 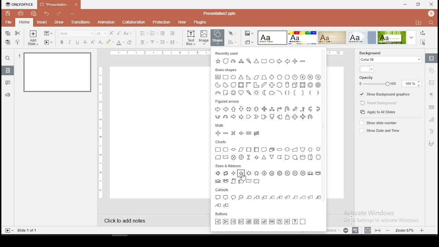 What do you see at coordinates (120, 43) in the screenshot?
I see `font color` at bounding box center [120, 43].